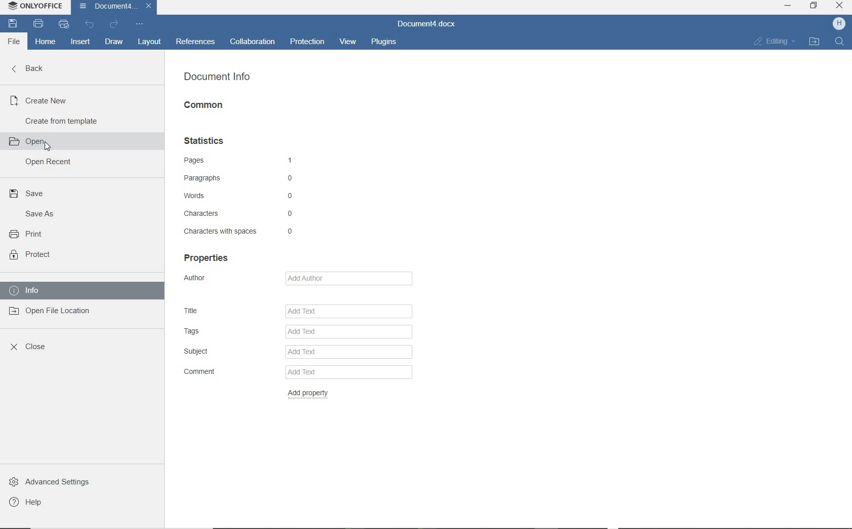  What do you see at coordinates (112, 8) in the screenshot?
I see `Document4(document name)` at bounding box center [112, 8].